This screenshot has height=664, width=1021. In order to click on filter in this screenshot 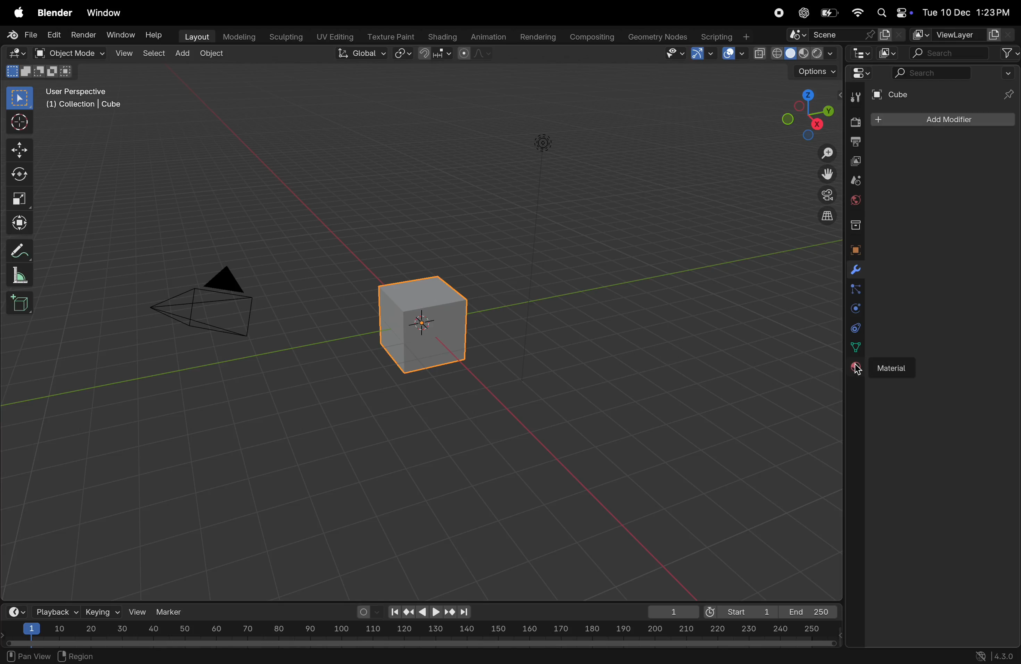, I will do `click(1009, 53)`.